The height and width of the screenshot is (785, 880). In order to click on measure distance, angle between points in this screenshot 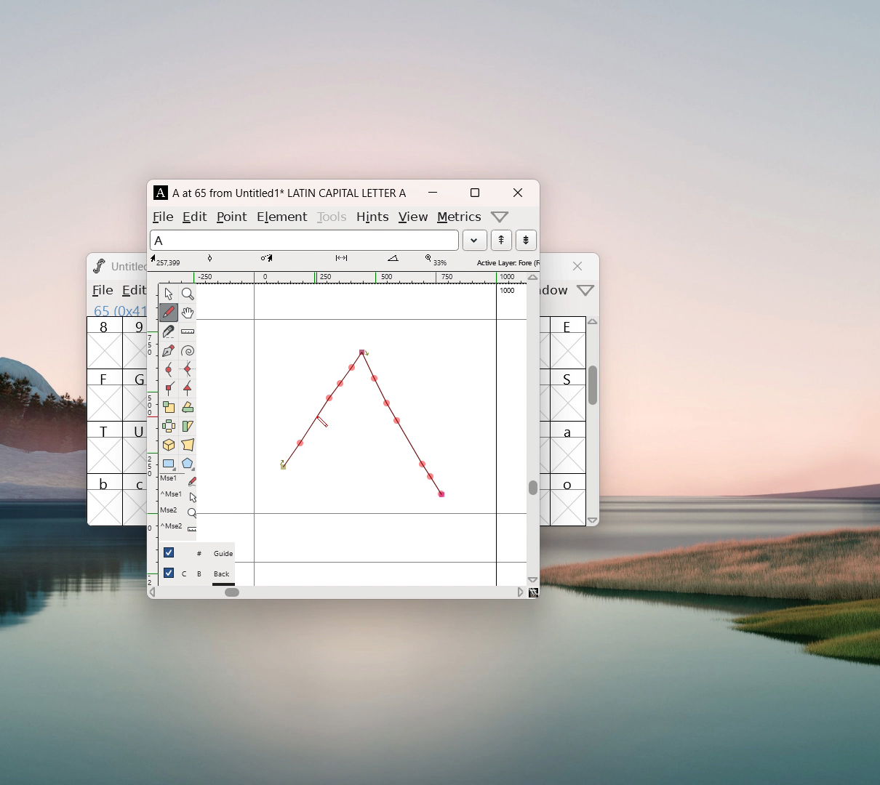, I will do `click(188, 332)`.